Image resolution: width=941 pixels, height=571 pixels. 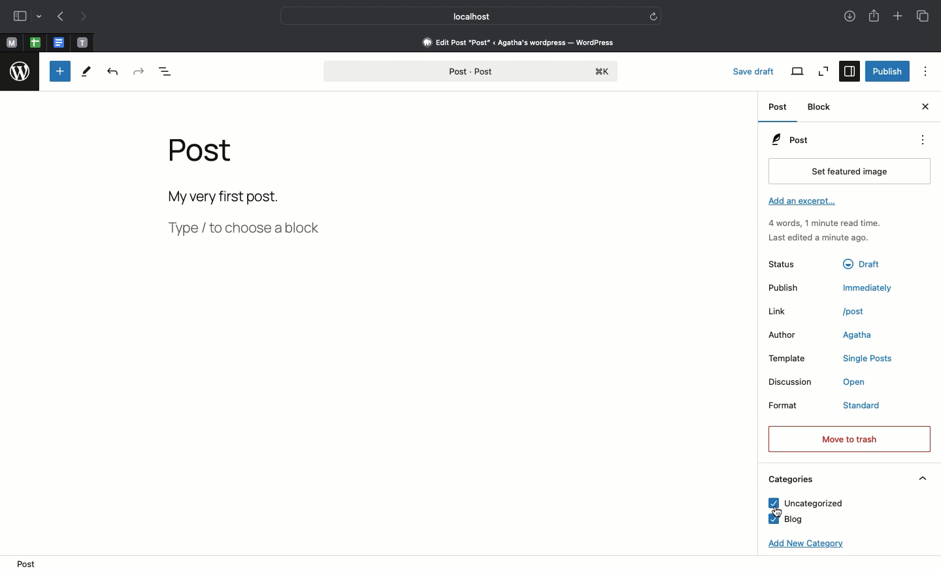 What do you see at coordinates (802, 547) in the screenshot?
I see `Add new category` at bounding box center [802, 547].